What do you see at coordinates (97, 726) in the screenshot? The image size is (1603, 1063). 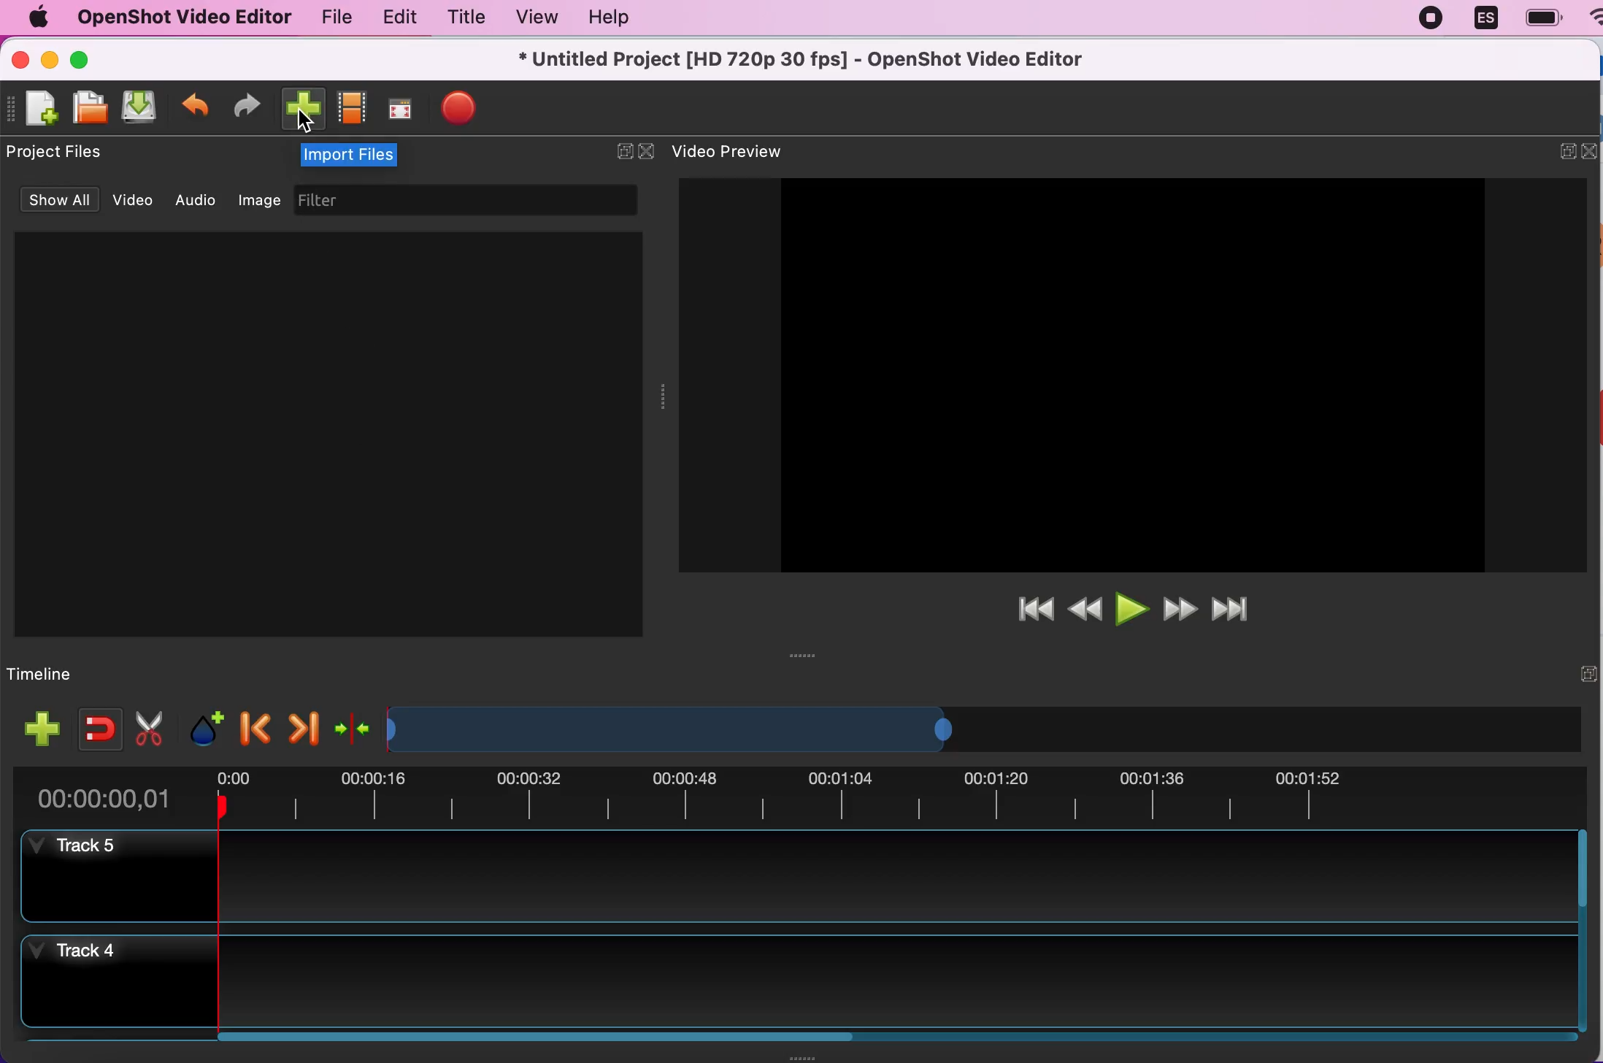 I see `enable snapping` at bounding box center [97, 726].